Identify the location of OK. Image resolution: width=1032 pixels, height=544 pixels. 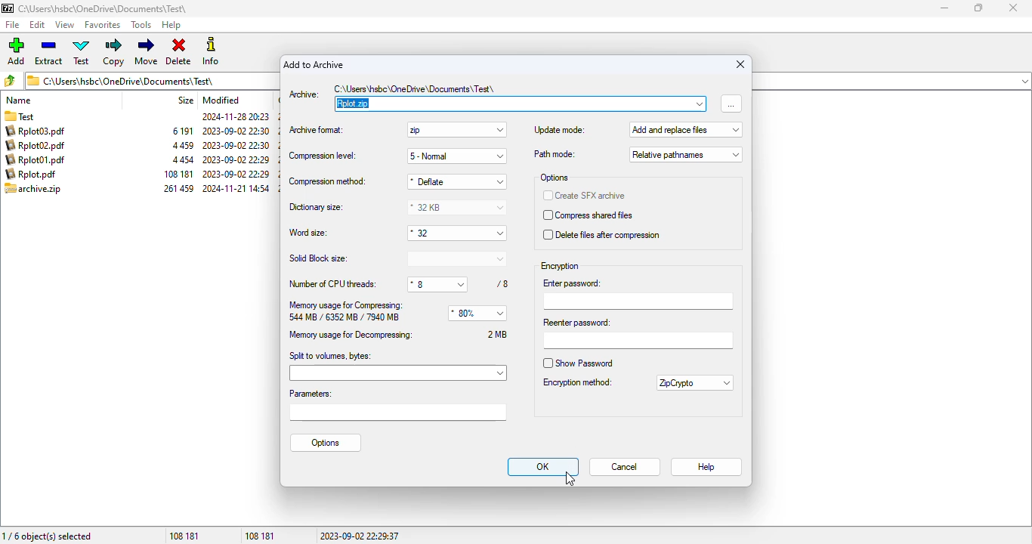
(542, 466).